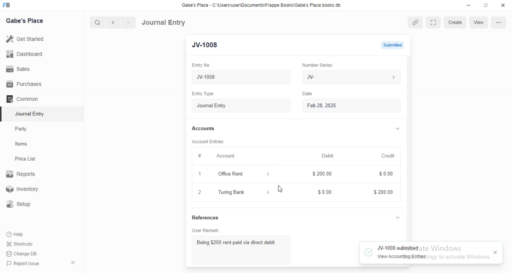 The height and width of the screenshot is (273, 512). I want to click on close, so click(503, 4).